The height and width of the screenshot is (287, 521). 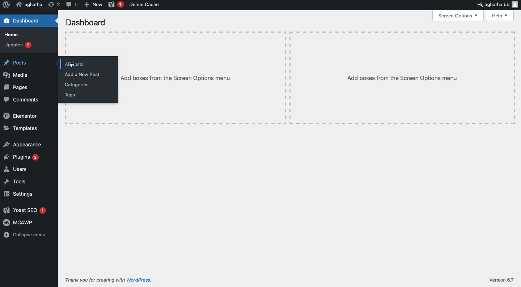 What do you see at coordinates (71, 4) in the screenshot?
I see `Messages` at bounding box center [71, 4].